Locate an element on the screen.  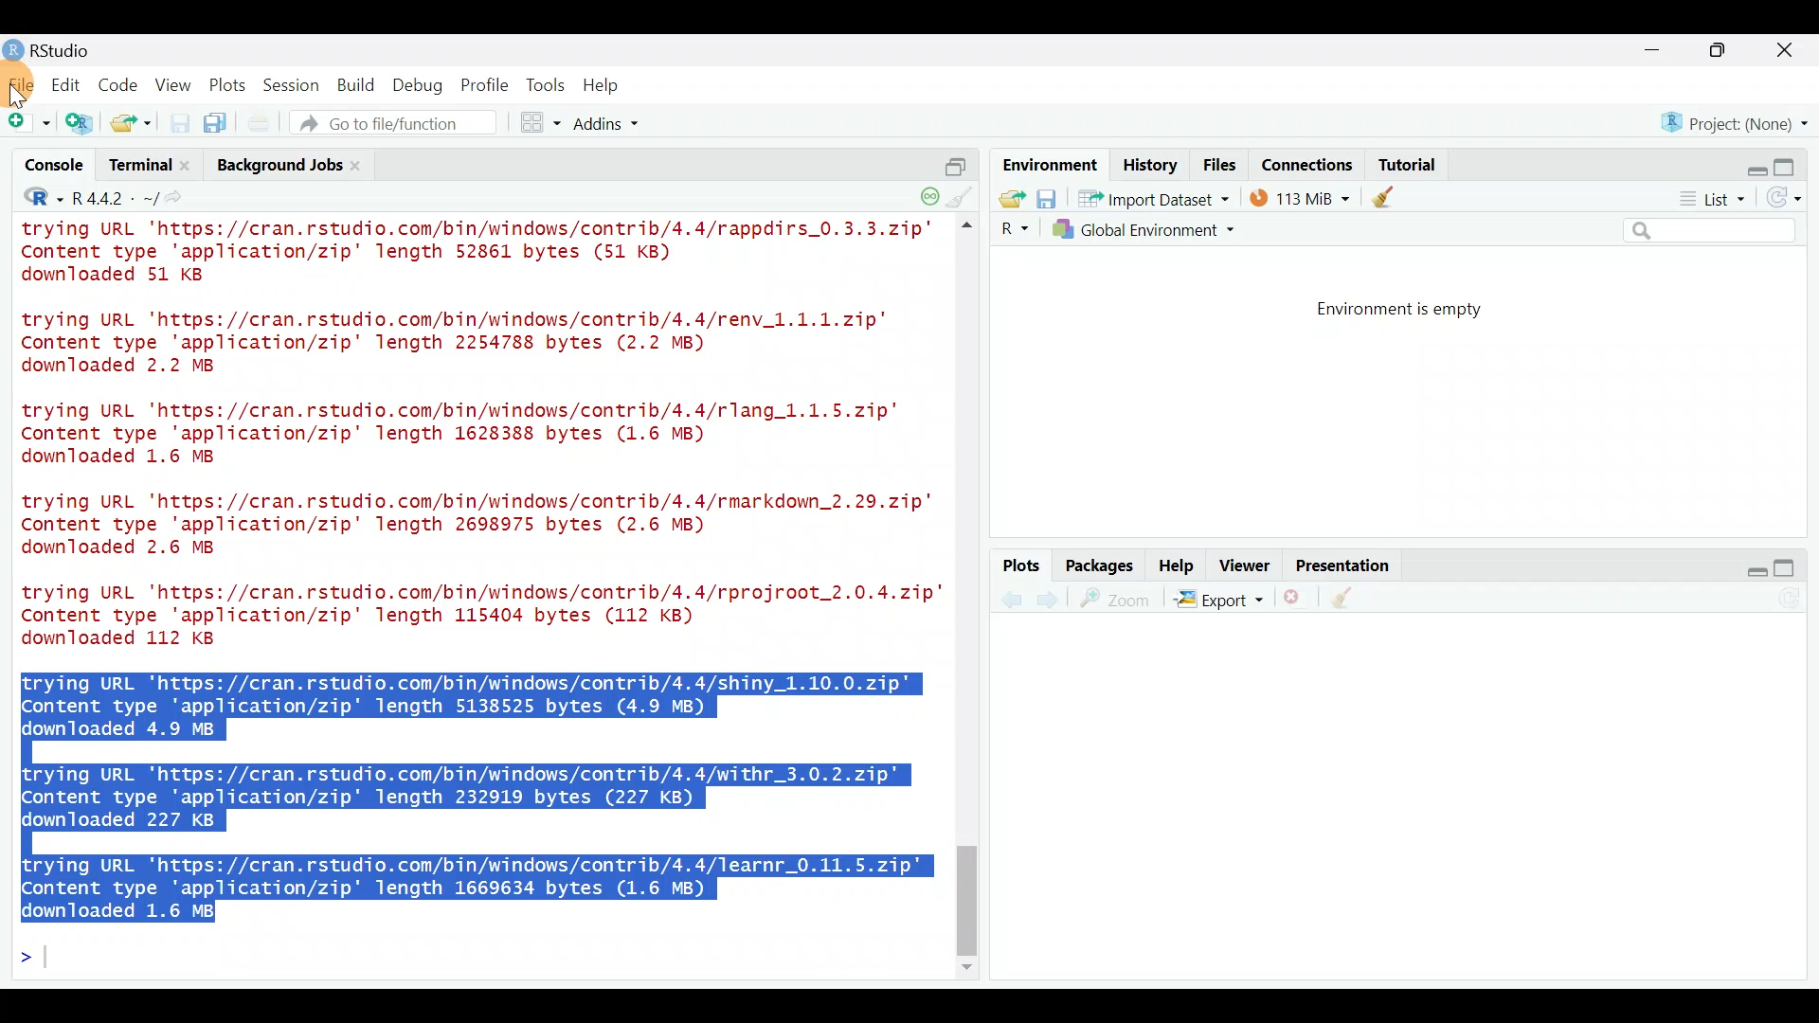
trying URL 'https://cran.rstudio.com/bin/windows/contrib/4.4/shiny_1.10.0.zip"
Content type 'application/zip' length 5138525 bytes (4.9 MB)
downloaded 4.9 MB is located at coordinates (482, 703).